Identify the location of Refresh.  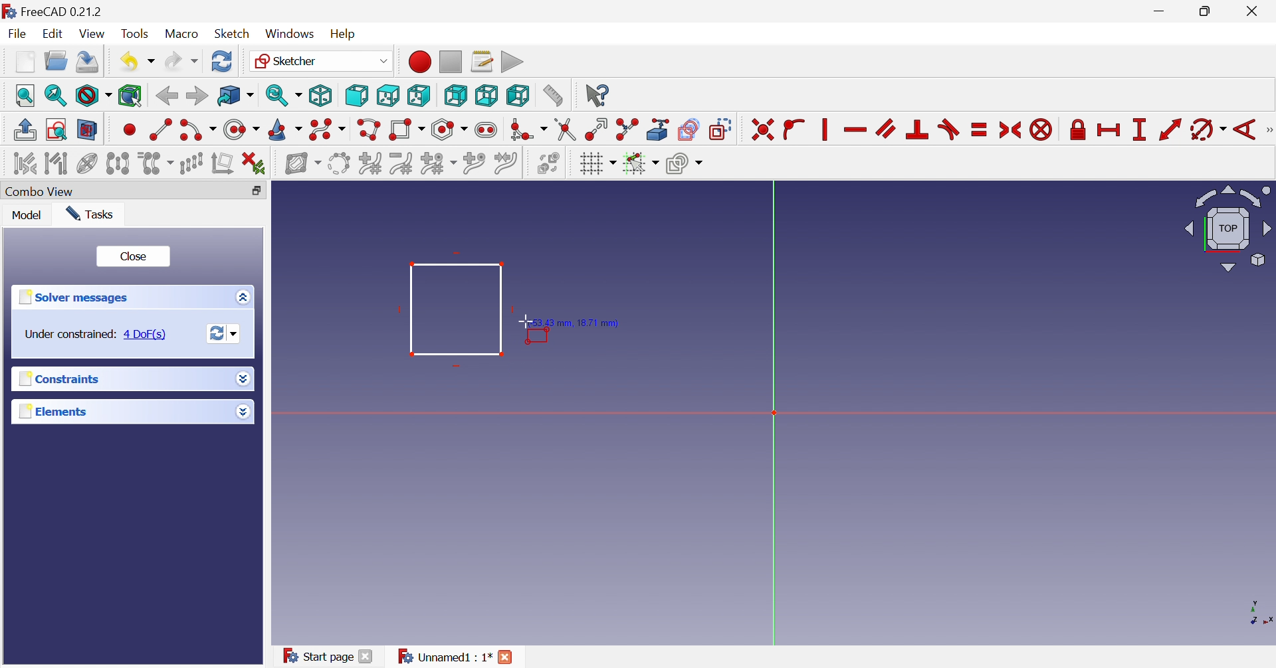
(222, 61).